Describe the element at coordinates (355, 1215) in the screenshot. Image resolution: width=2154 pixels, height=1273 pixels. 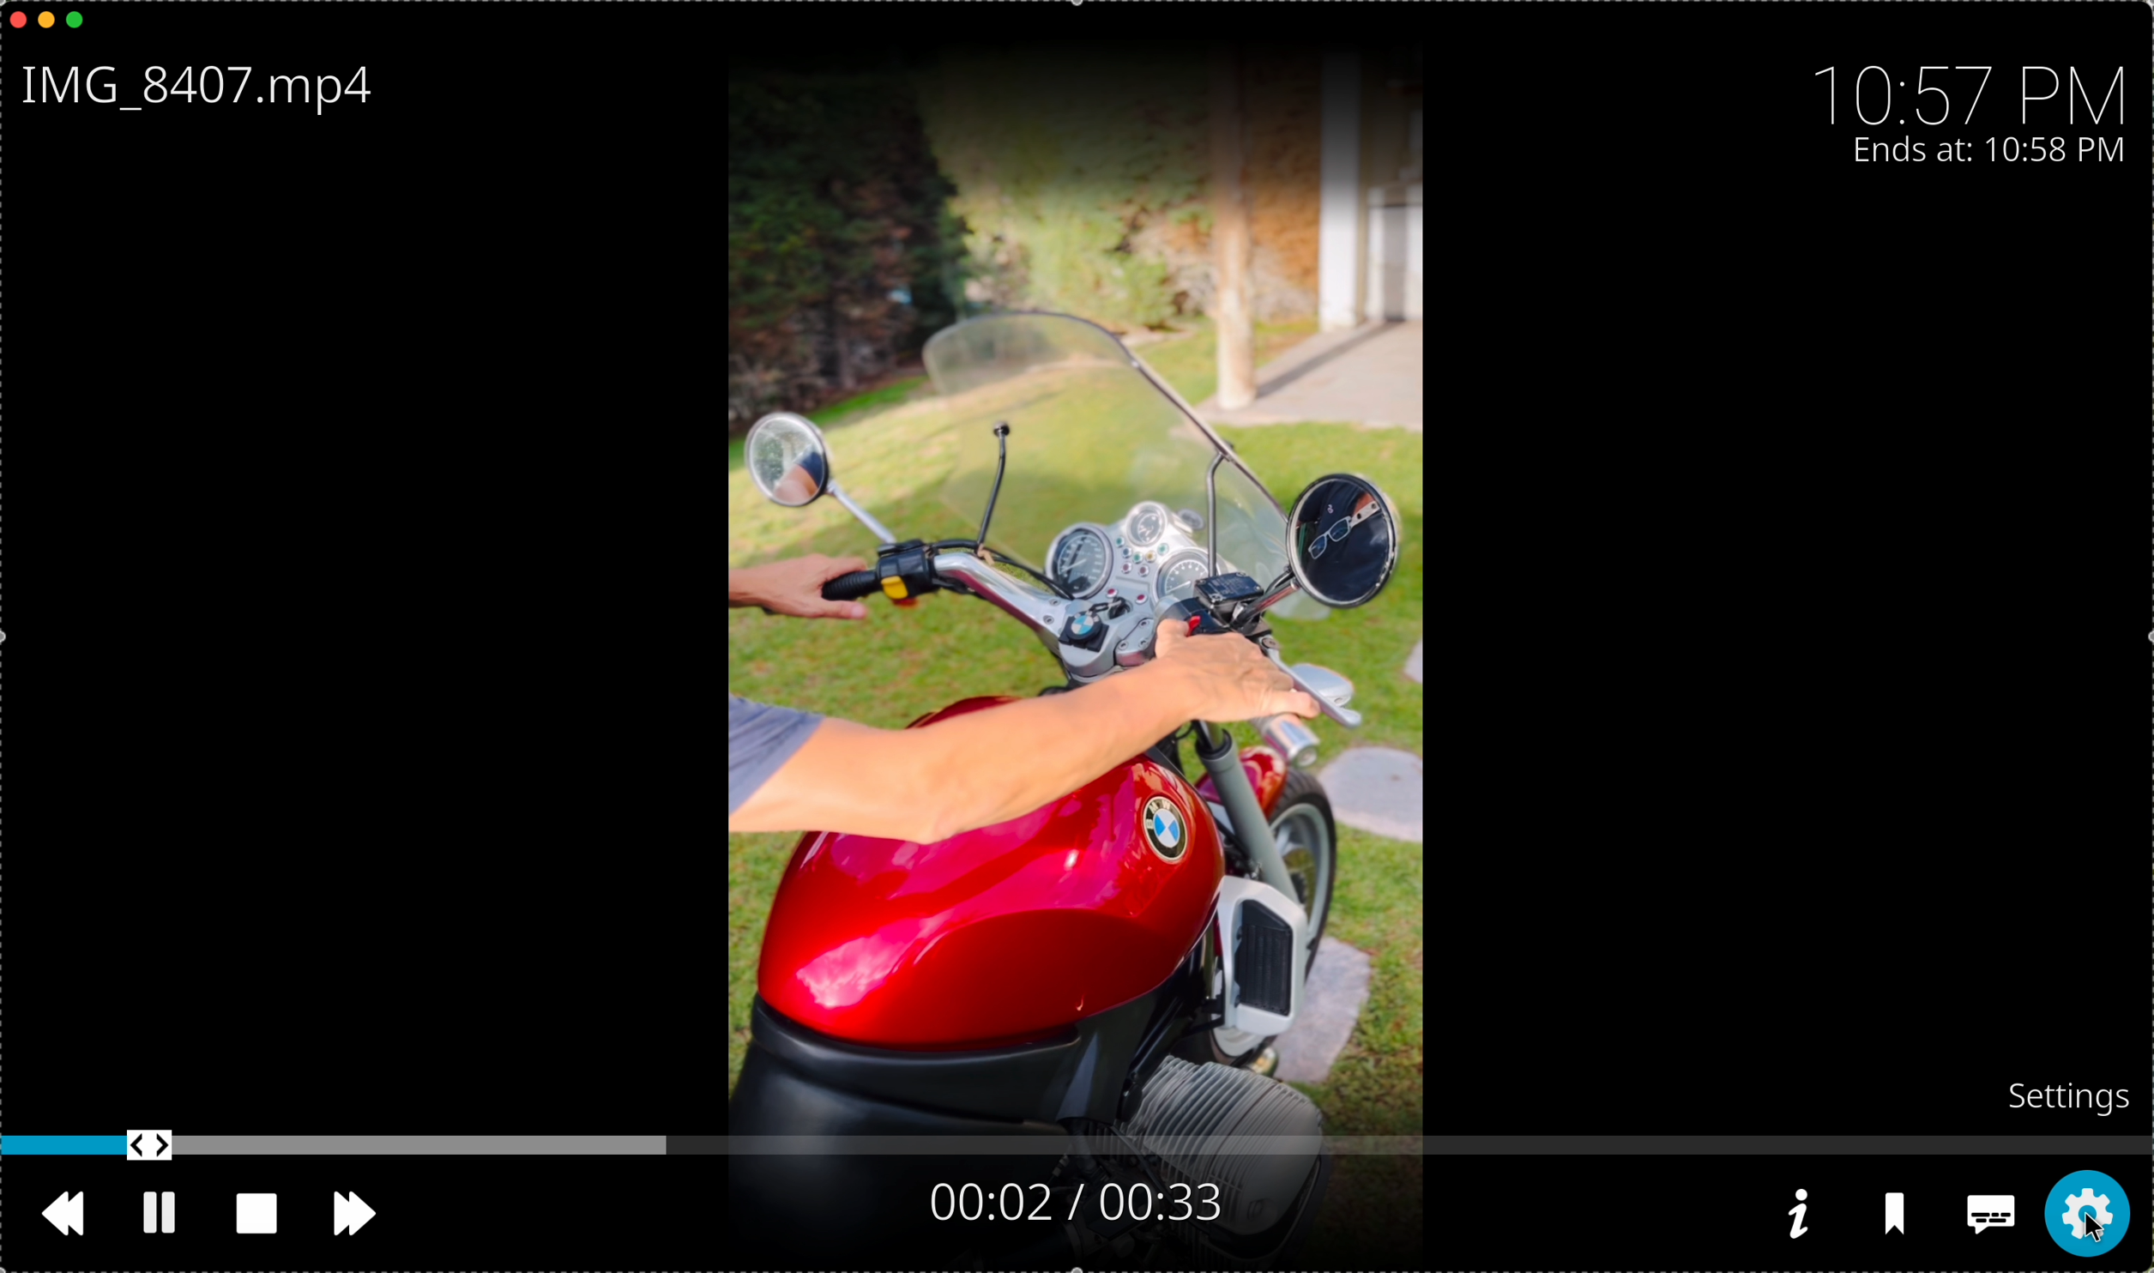
I see `move foward` at that location.